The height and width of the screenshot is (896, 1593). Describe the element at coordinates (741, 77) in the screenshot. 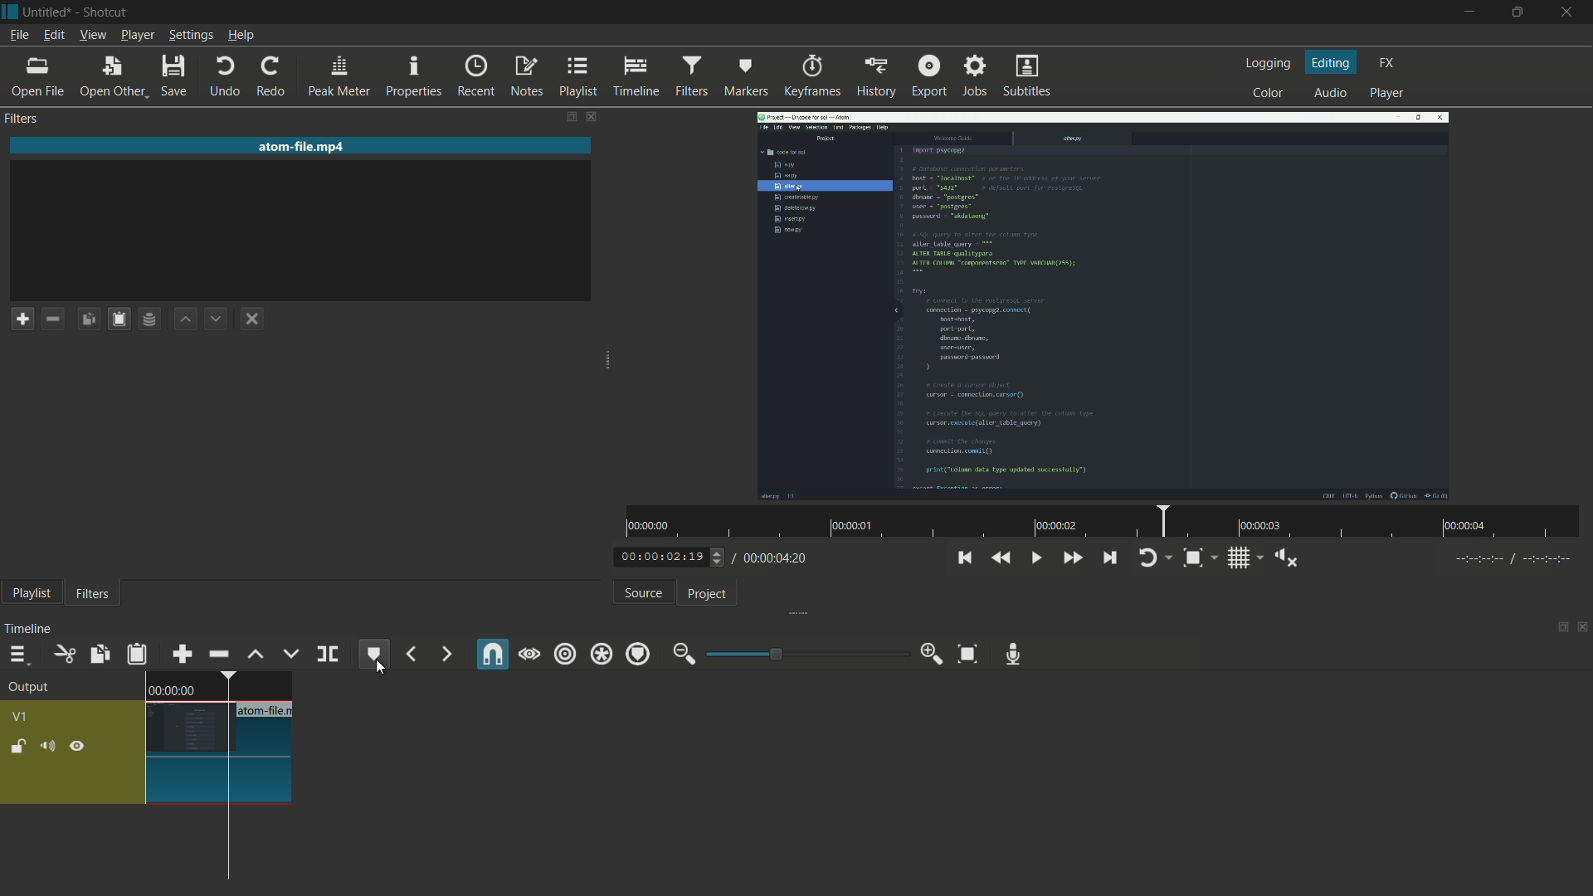

I see `markers` at that location.